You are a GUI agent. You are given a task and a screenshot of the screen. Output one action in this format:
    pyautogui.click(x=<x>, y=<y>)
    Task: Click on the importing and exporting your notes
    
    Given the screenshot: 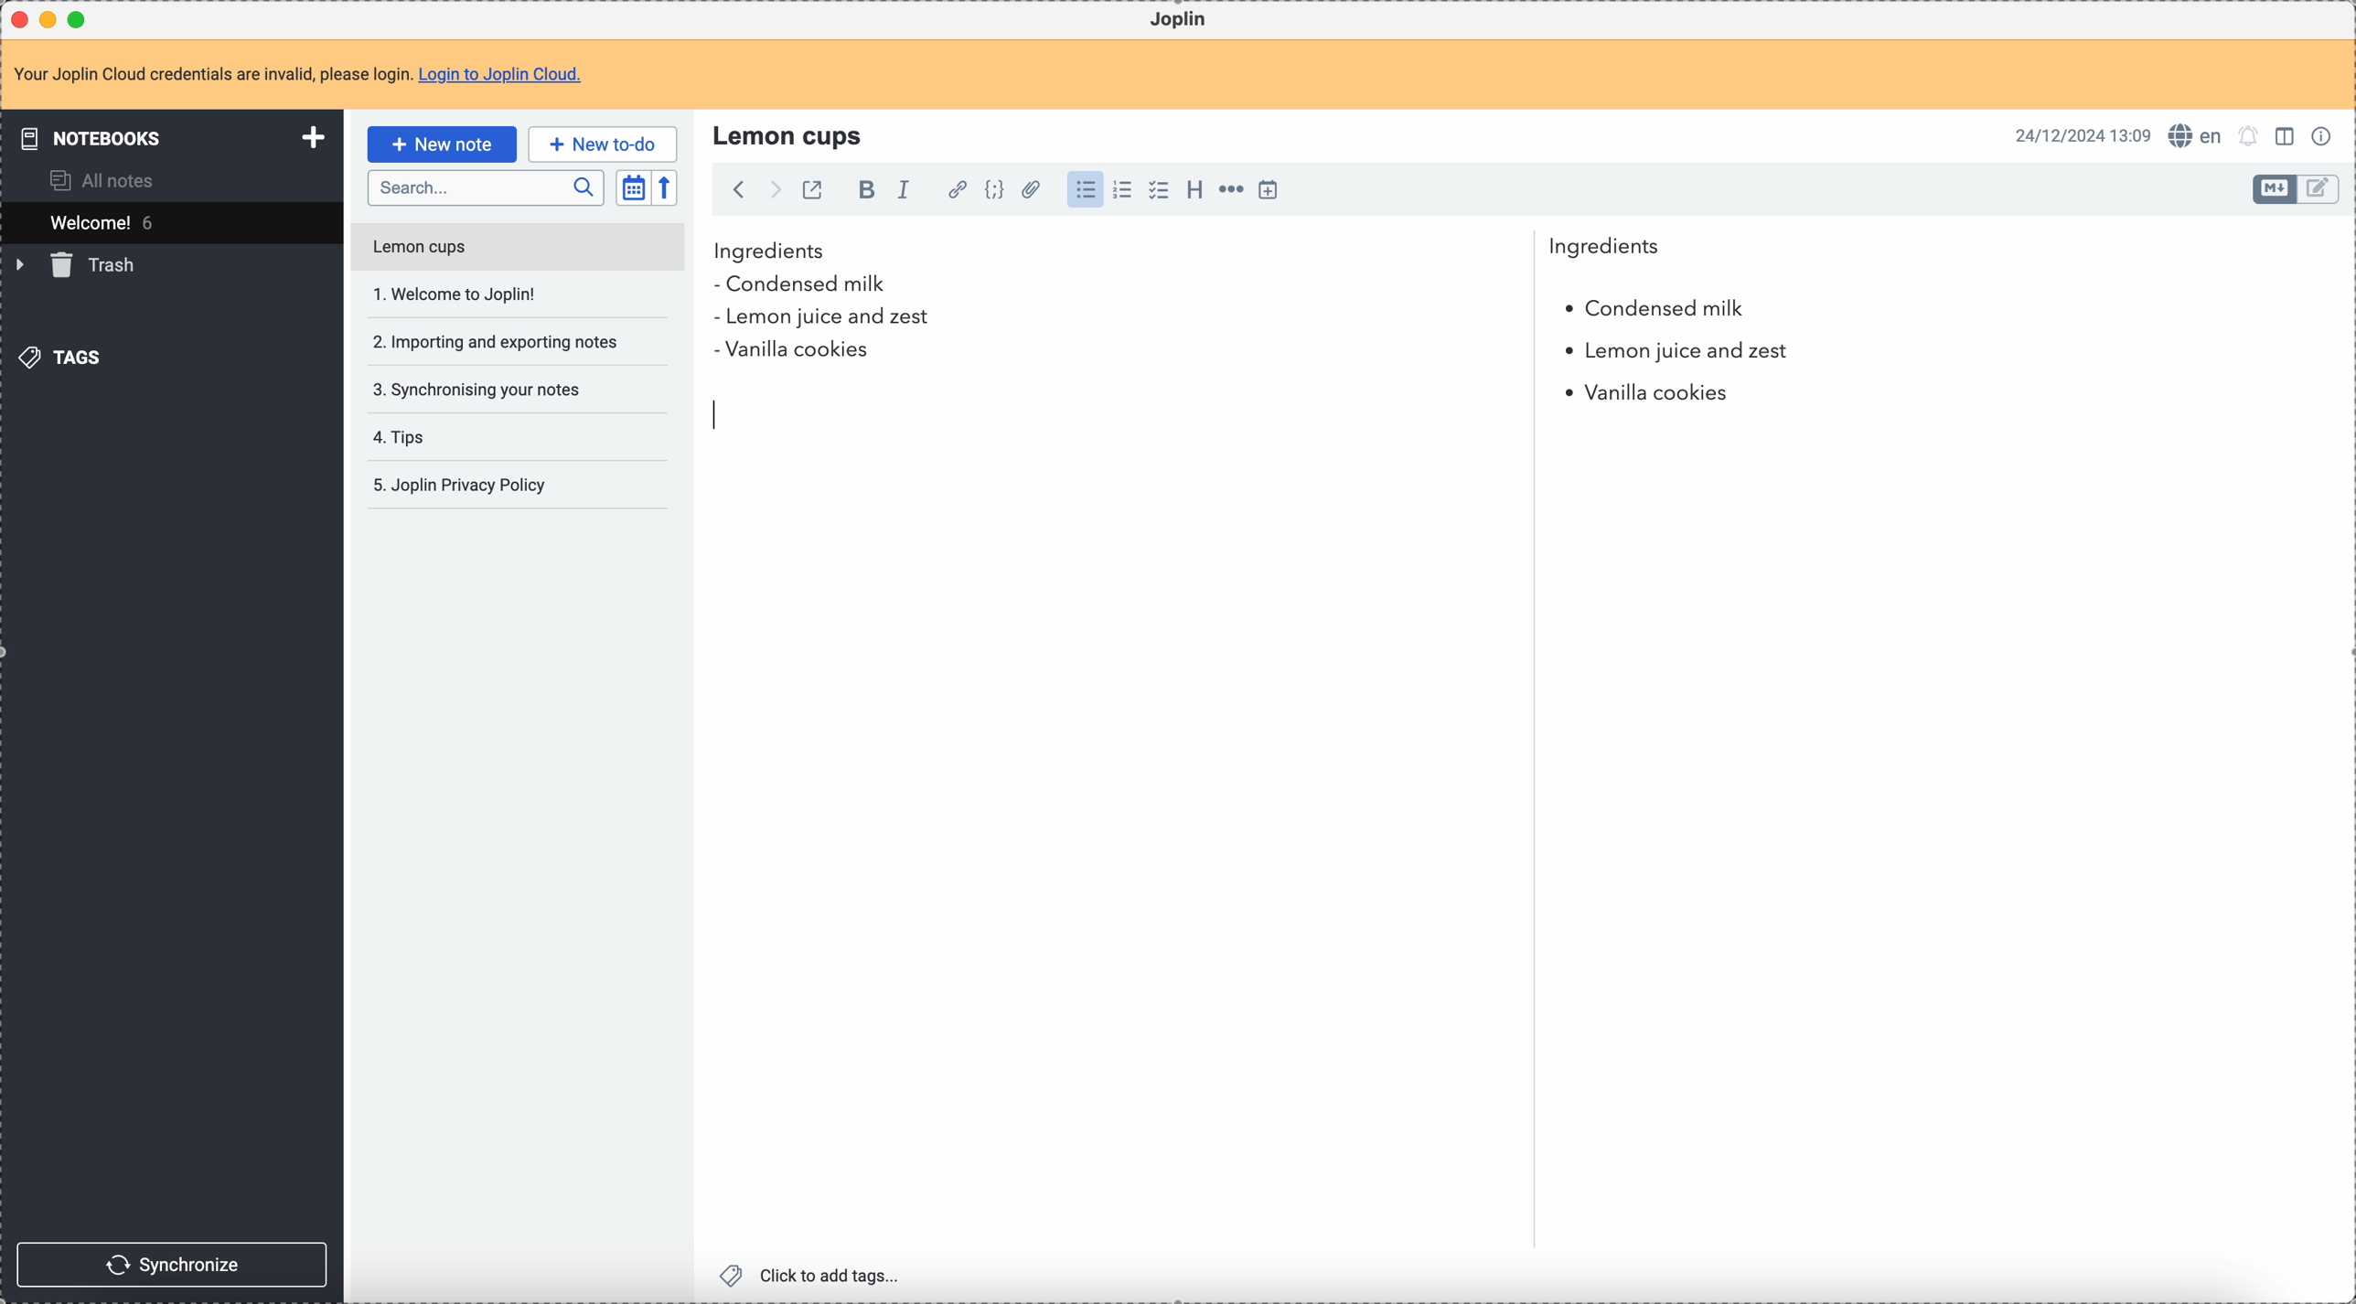 What is the action you would take?
    pyautogui.click(x=498, y=342)
    